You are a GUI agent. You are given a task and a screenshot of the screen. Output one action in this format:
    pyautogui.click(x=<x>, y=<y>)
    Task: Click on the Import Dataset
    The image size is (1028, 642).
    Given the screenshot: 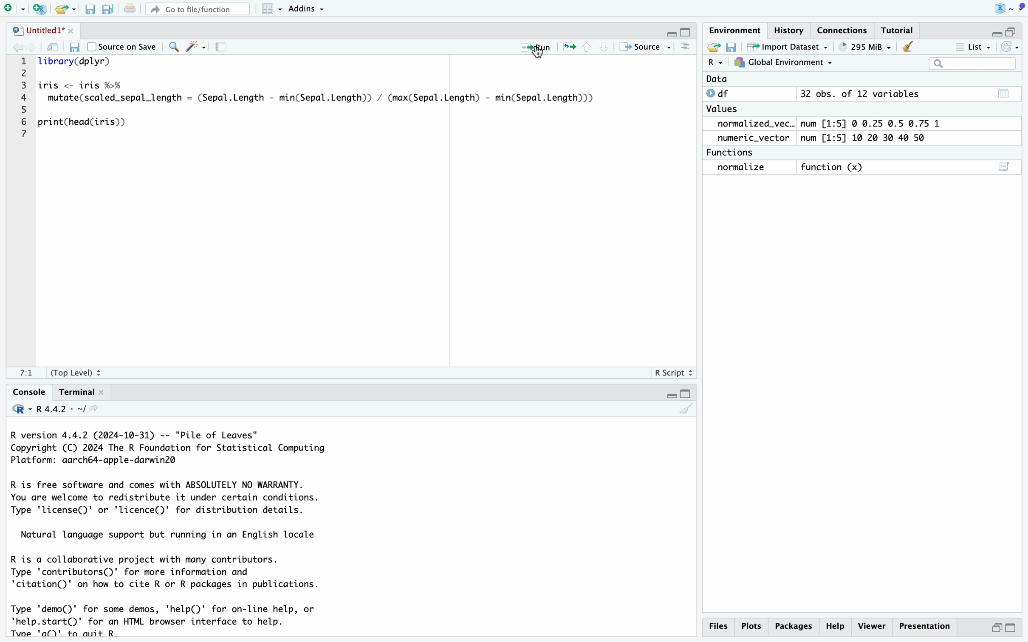 What is the action you would take?
    pyautogui.click(x=790, y=46)
    